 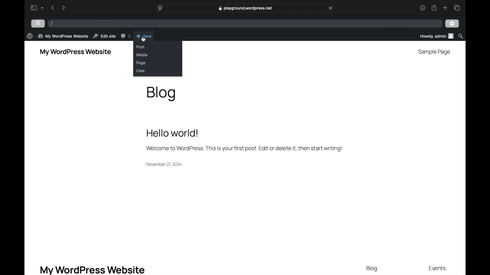 I want to click on downloads, so click(x=422, y=8).